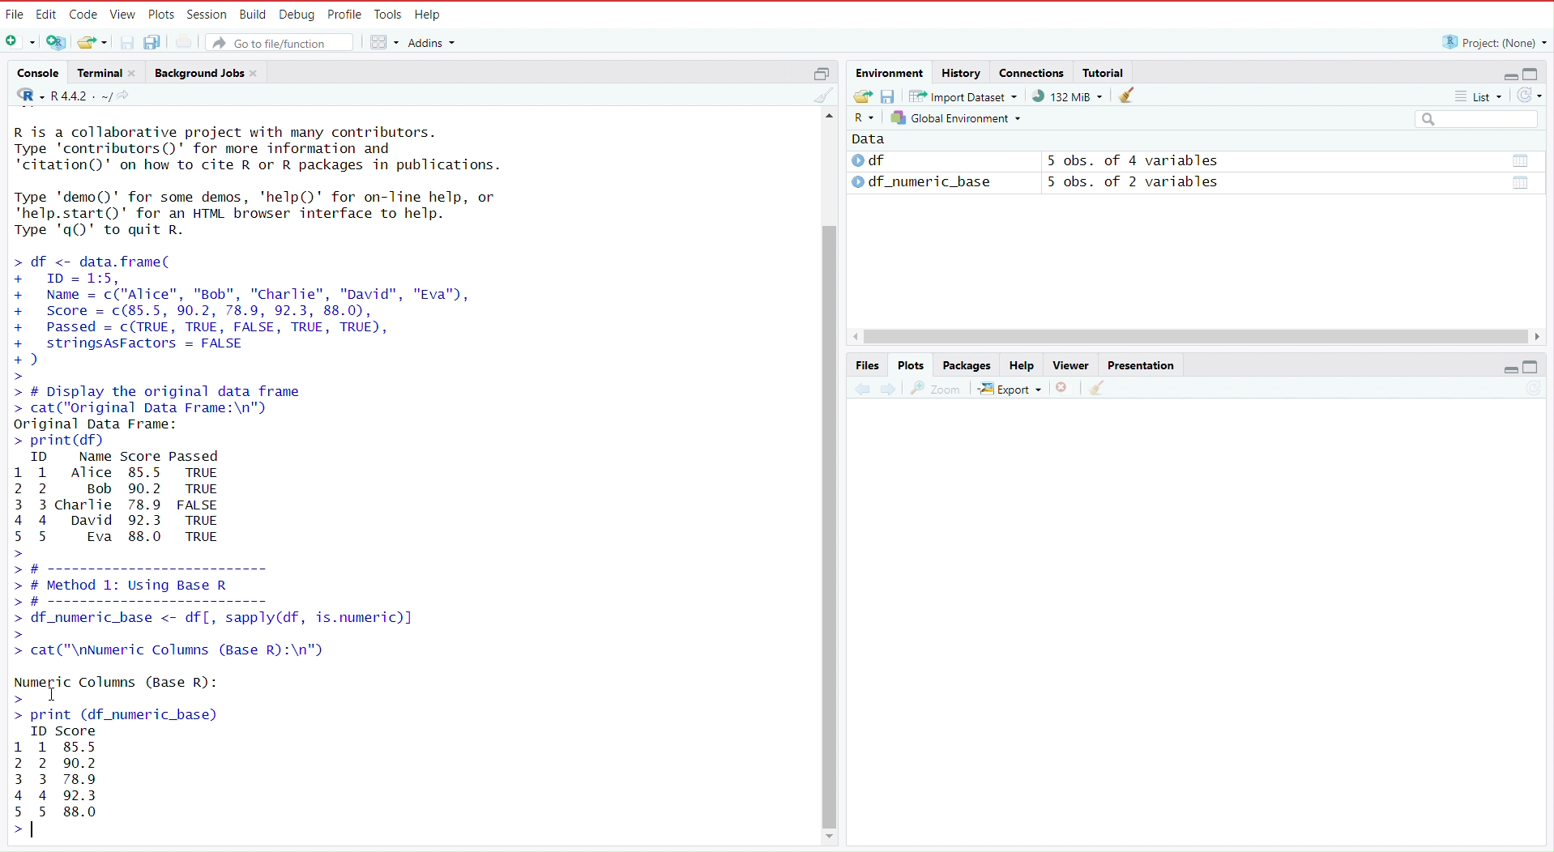  Describe the element at coordinates (384, 42) in the screenshot. I see `workspace panes` at that location.